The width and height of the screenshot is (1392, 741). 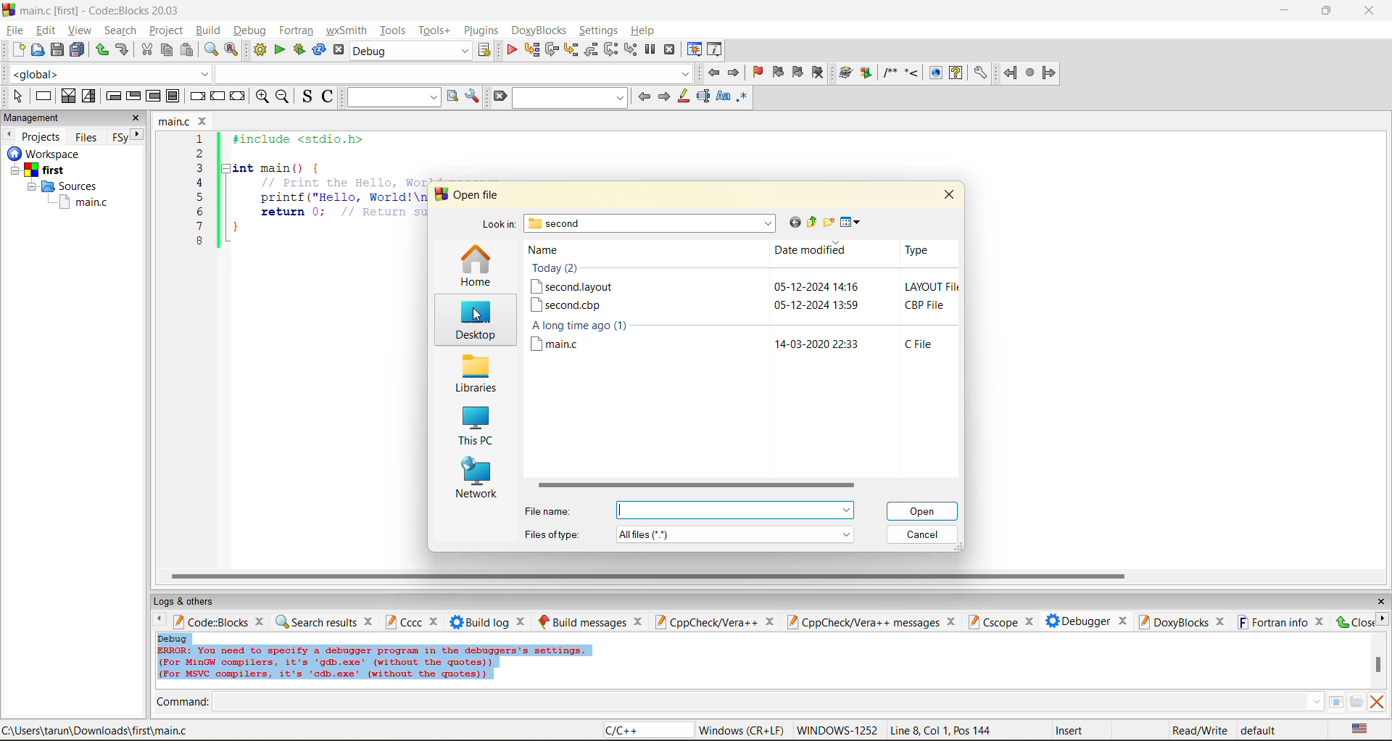 What do you see at coordinates (66, 186) in the screenshot?
I see `Sources` at bounding box center [66, 186].